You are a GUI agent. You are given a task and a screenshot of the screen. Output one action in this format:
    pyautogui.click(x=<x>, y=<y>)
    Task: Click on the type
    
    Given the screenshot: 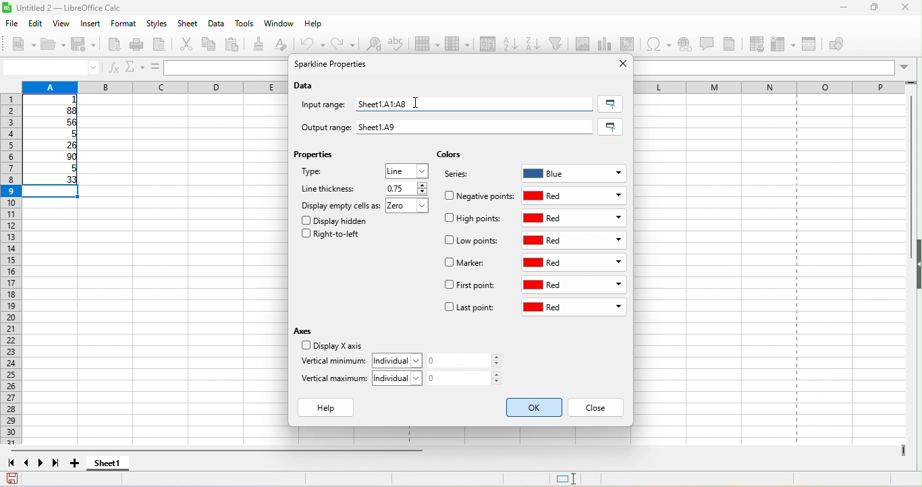 What is the action you would take?
    pyautogui.click(x=328, y=174)
    